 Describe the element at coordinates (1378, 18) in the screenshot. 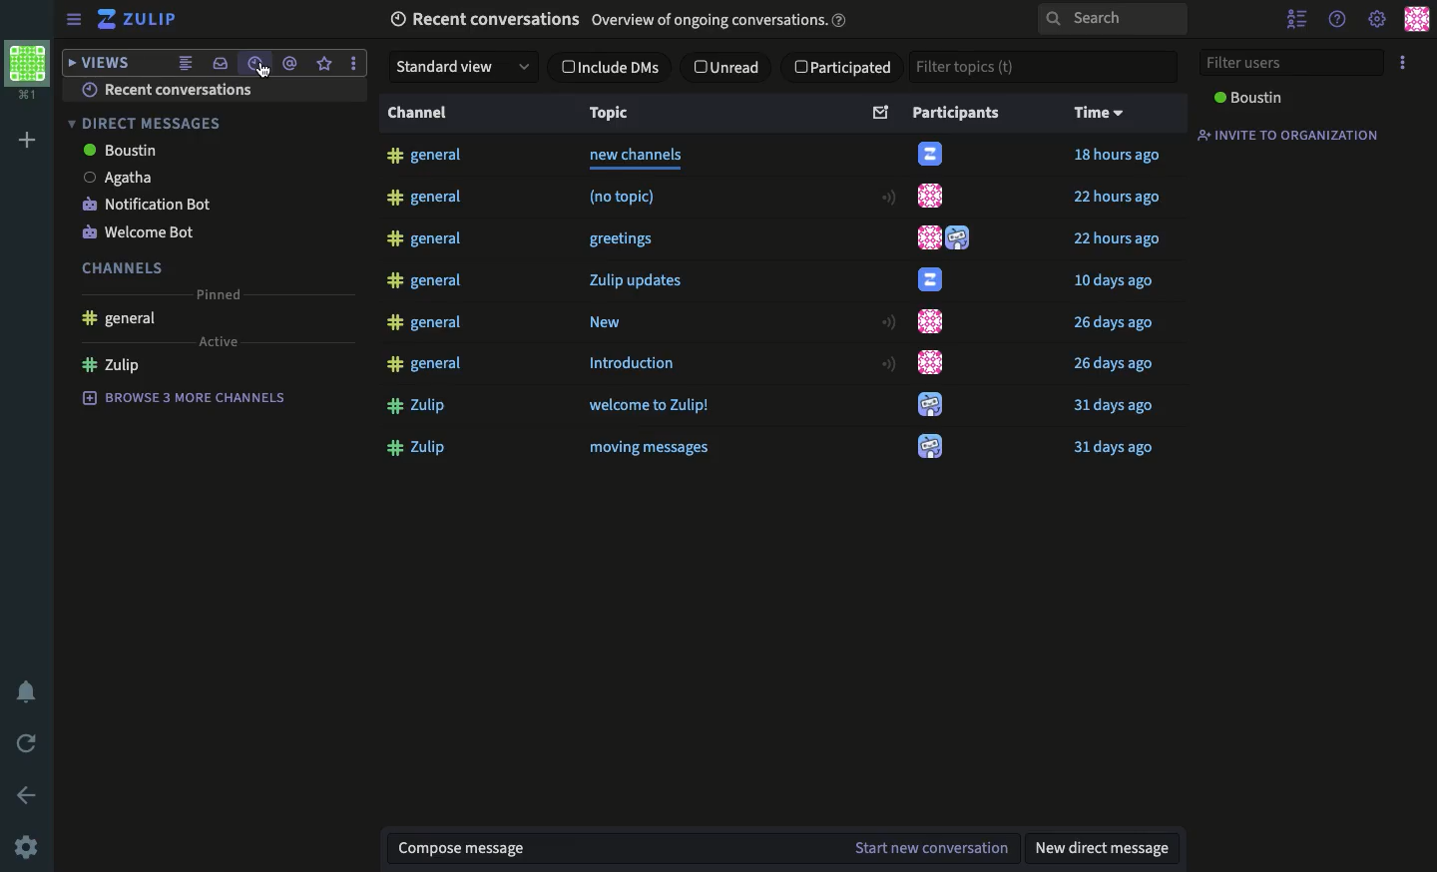

I see `settings` at that location.